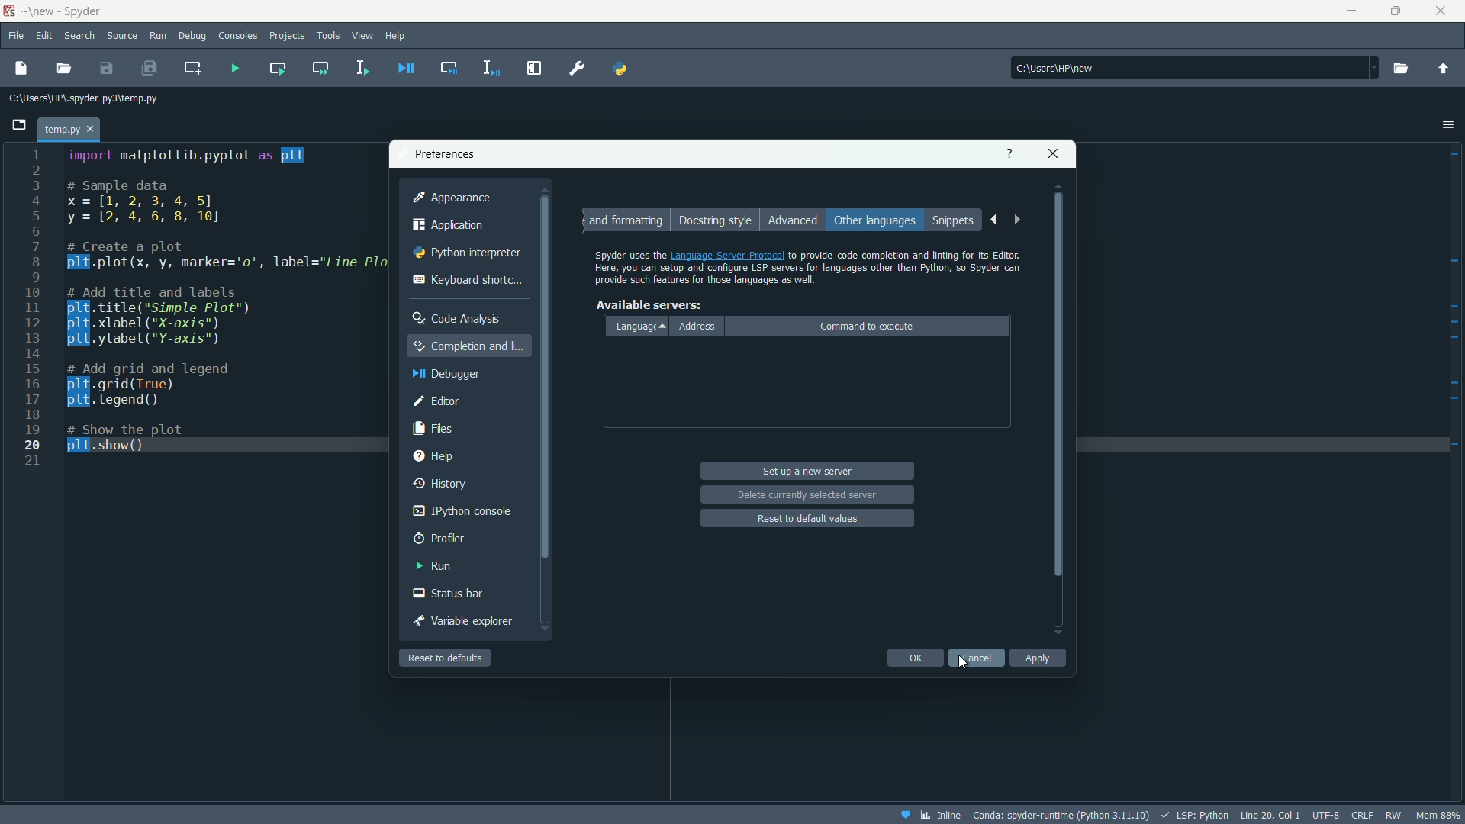  I want to click on preferences, so click(445, 153).